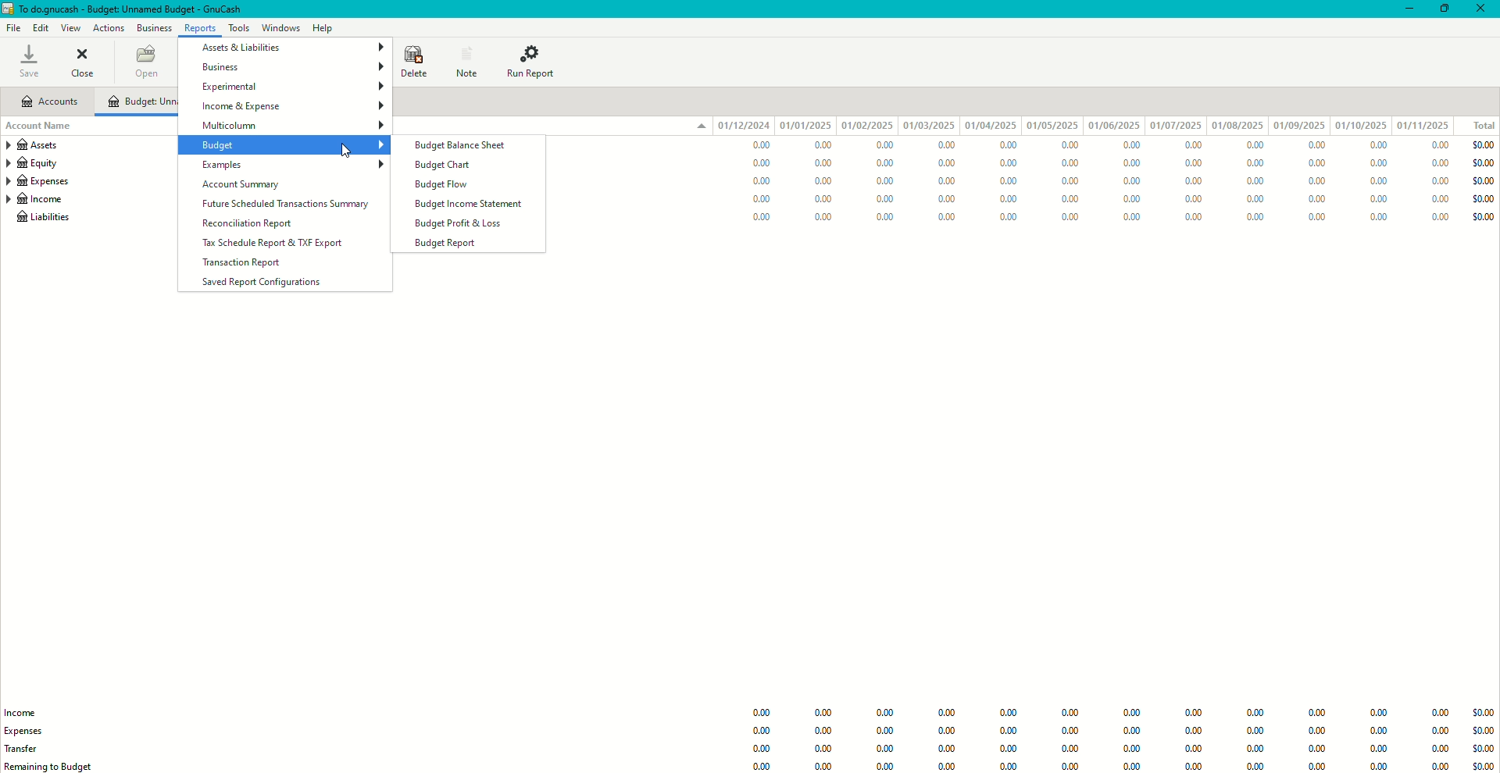 The height and width of the screenshot is (773, 1500). Describe the element at coordinates (1131, 196) in the screenshot. I see `0.00` at that location.